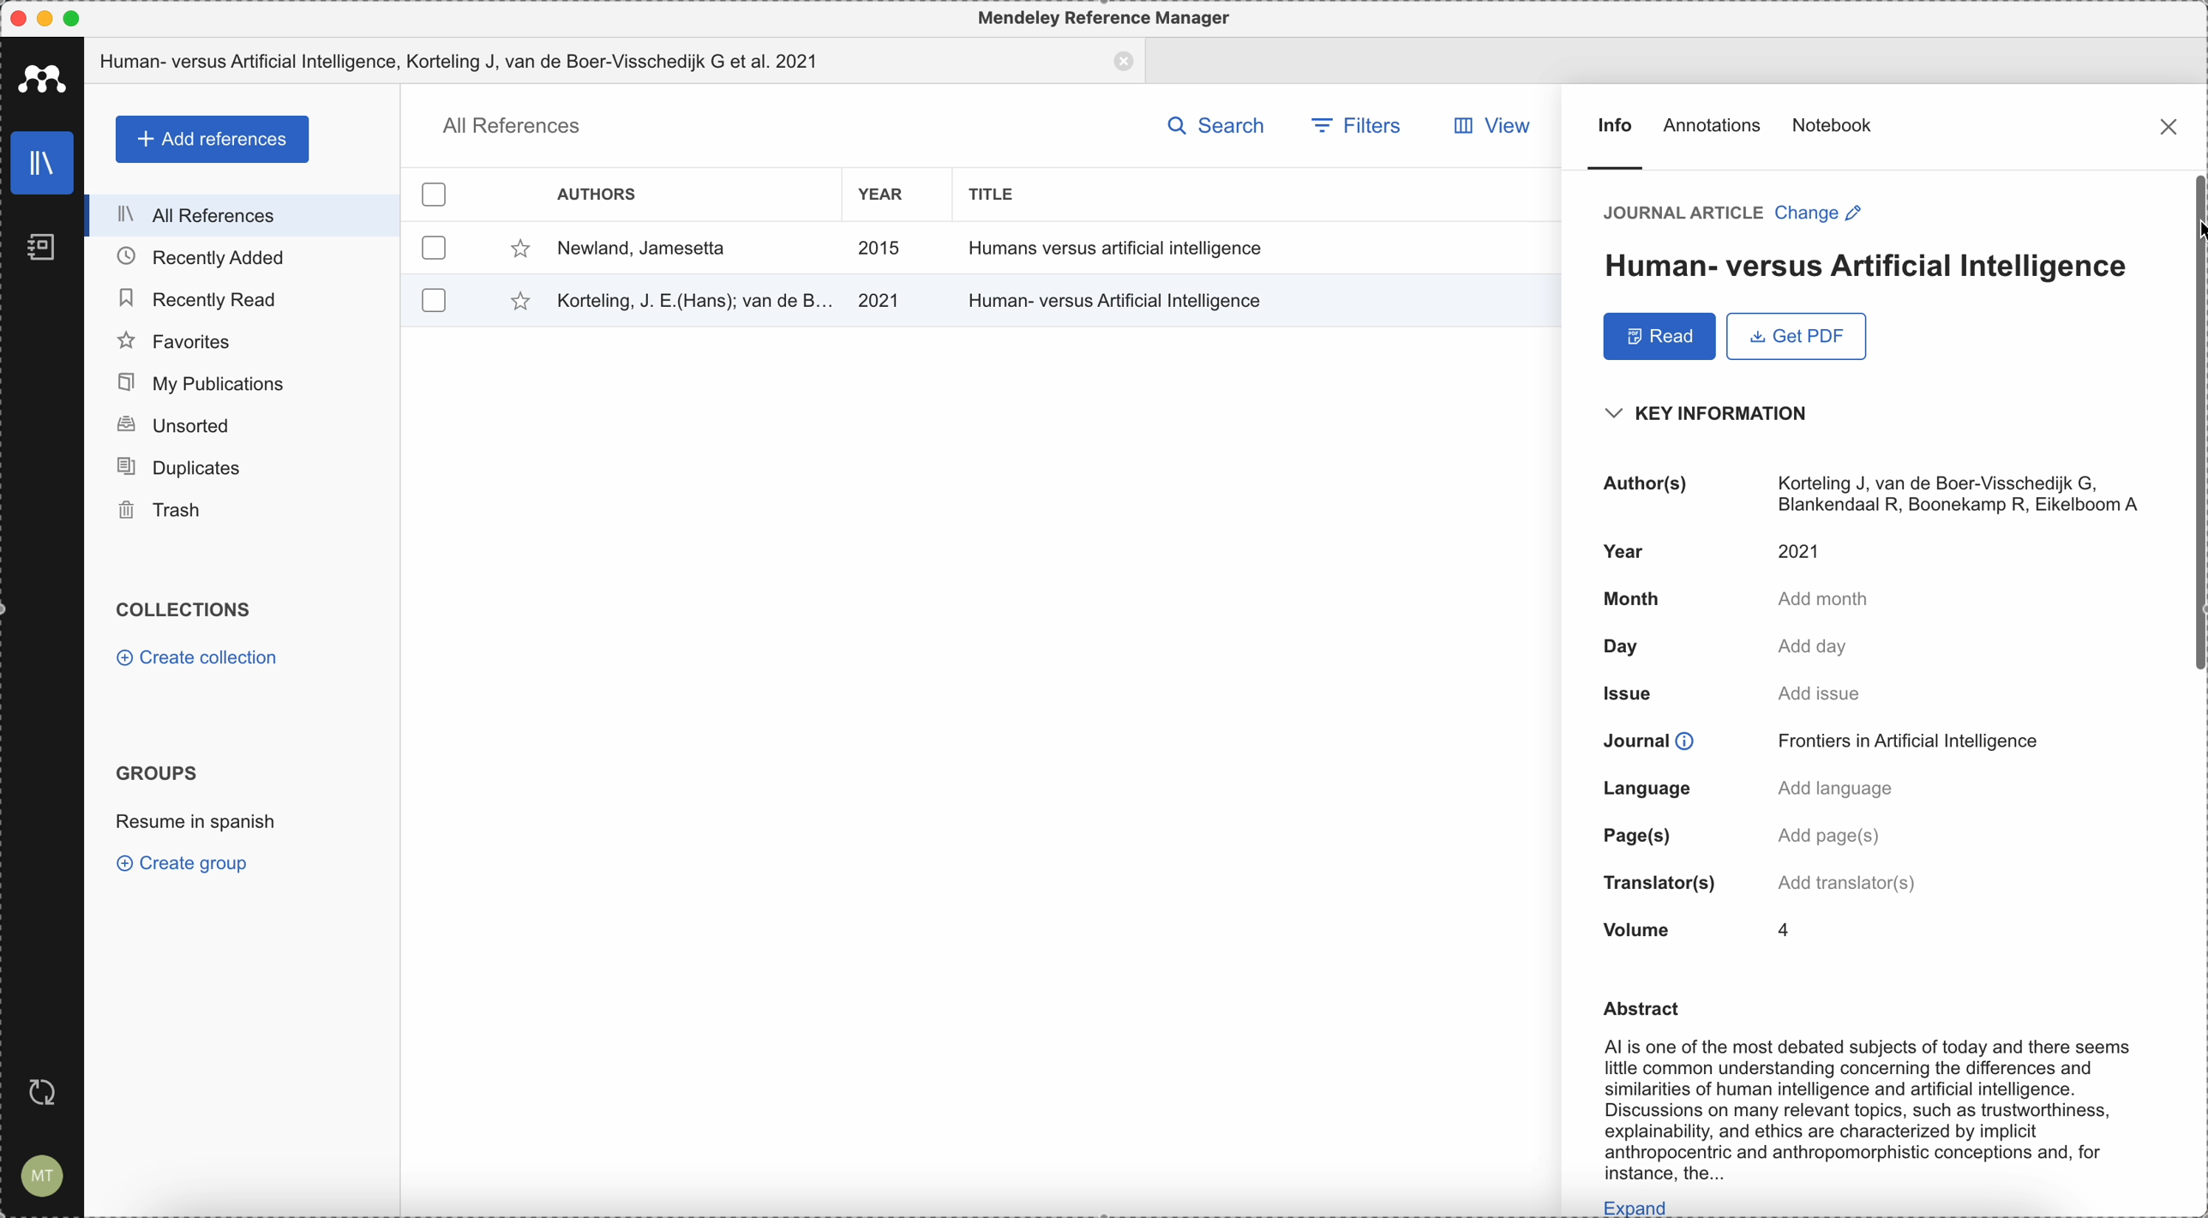 The image size is (2208, 1218). I want to click on collections, so click(190, 610).